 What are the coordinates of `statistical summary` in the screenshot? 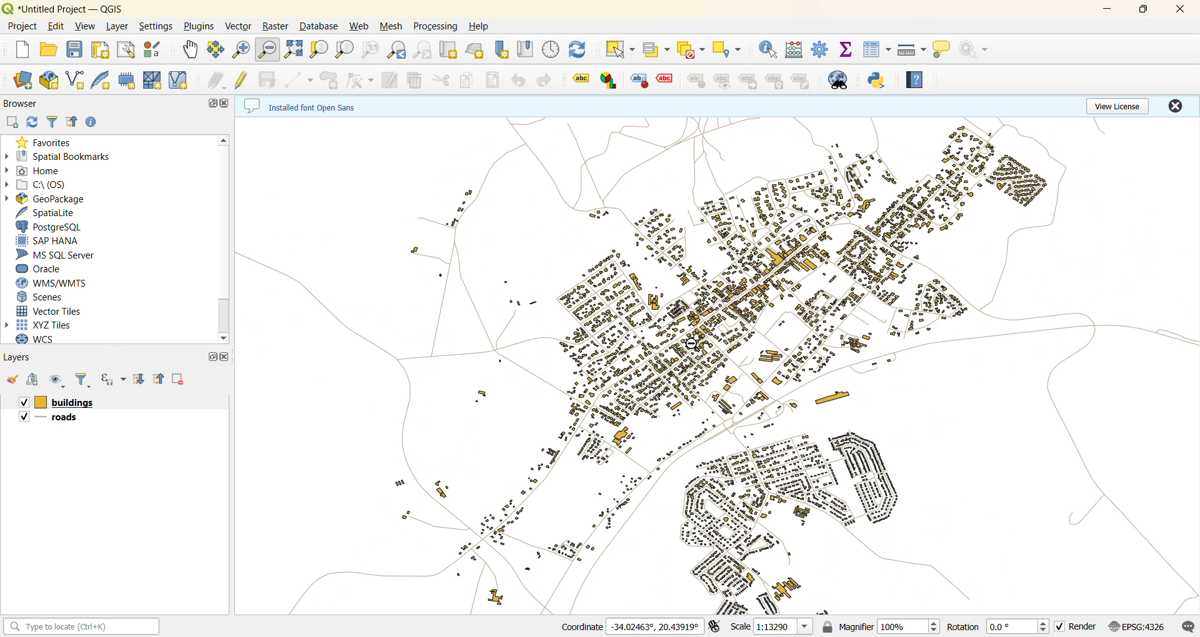 It's located at (846, 49).